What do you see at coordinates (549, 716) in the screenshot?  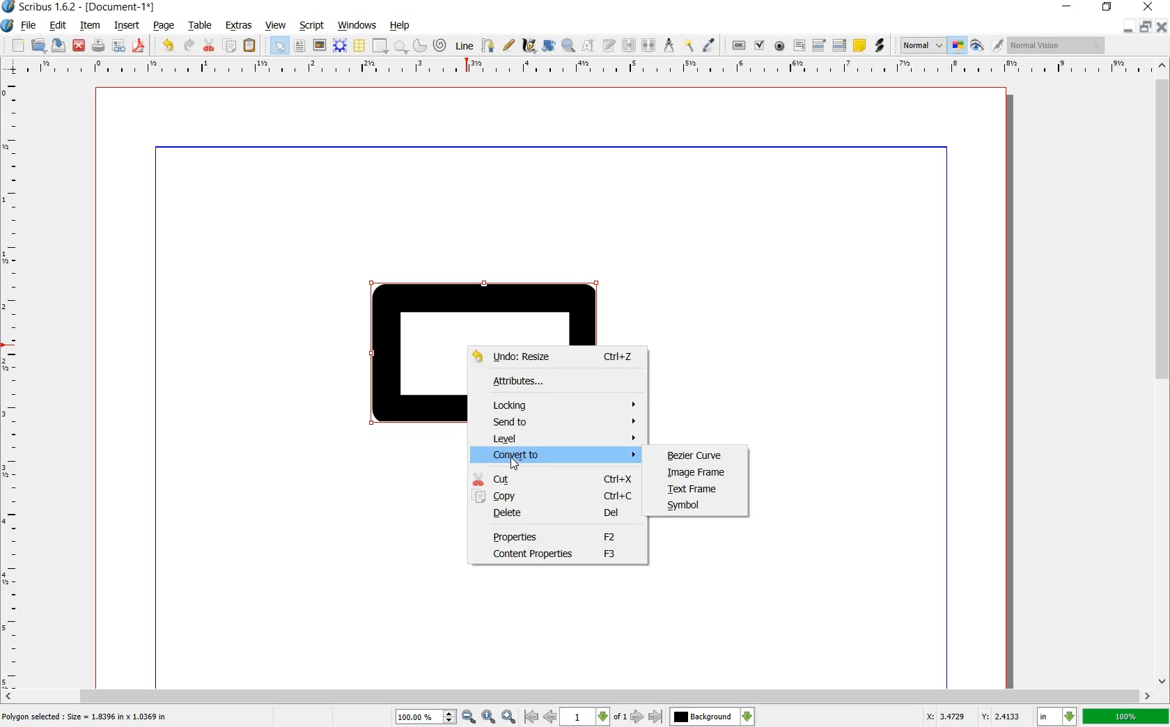 I see `go to previous page` at bounding box center [549, 716].